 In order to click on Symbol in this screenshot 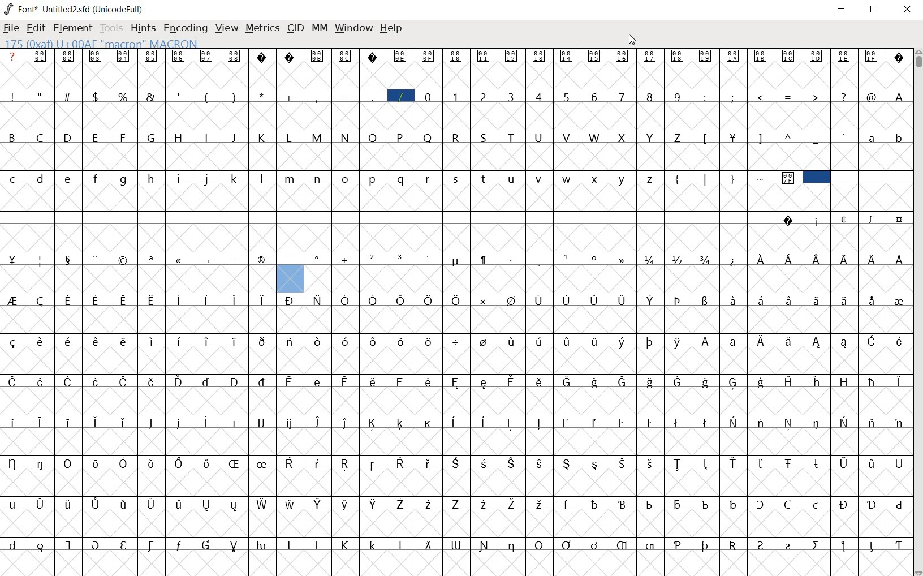, I will do `click(125, 503)`.